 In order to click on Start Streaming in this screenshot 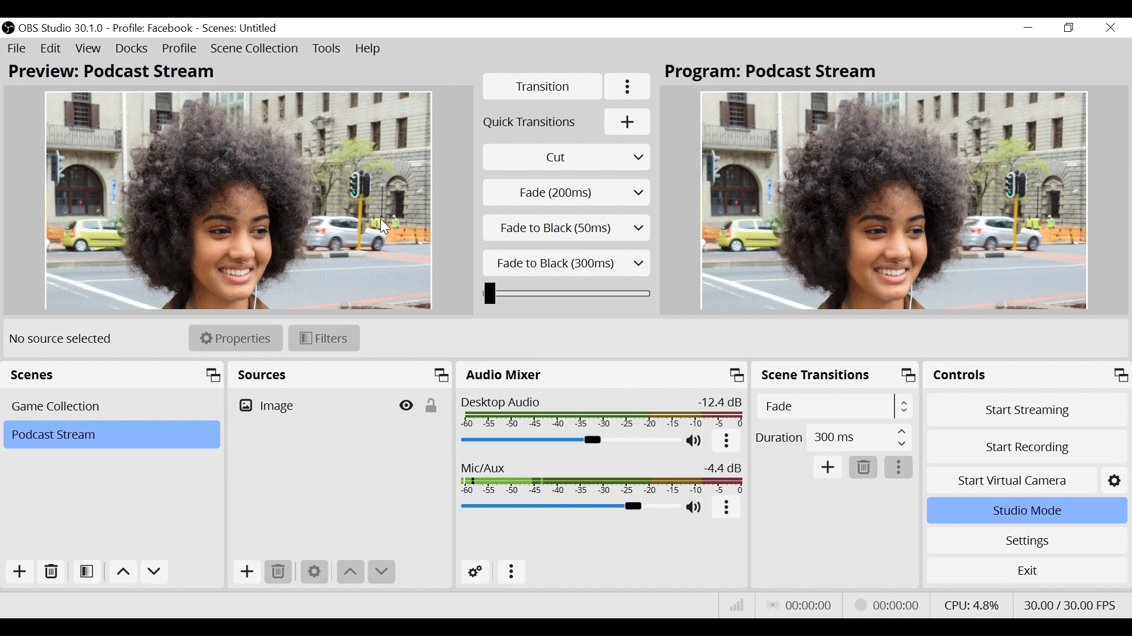, I will do `click(1027, 410)`.